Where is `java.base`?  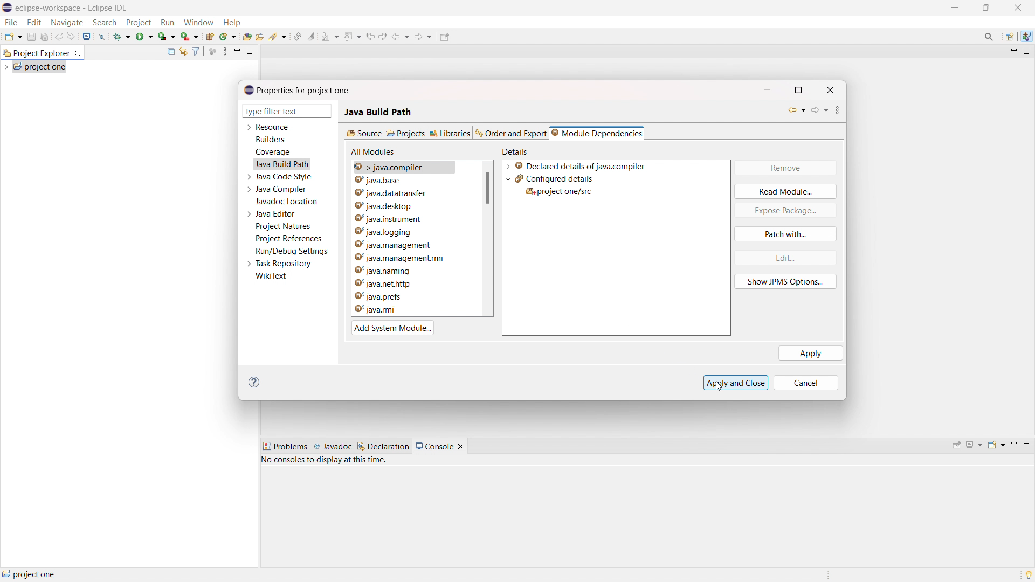 java.base is located at coordinates (416, 167).